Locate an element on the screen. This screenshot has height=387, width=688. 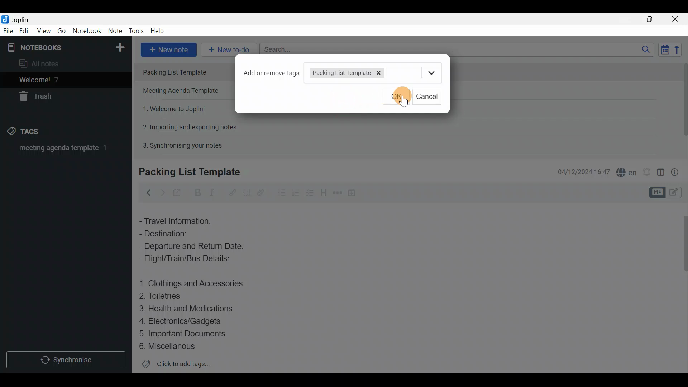
Clothings and Accessories is located at coordinates (193, 283).